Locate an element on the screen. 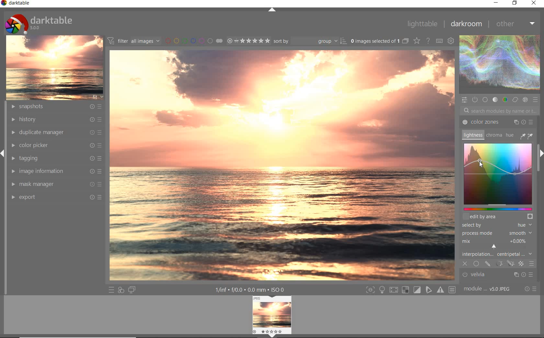  BASE is located at coordinates (486, 100).